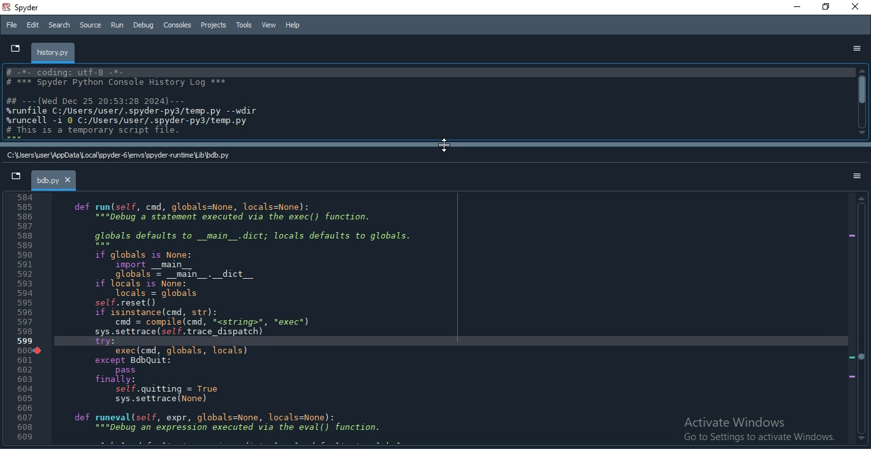 The width and height of the screenshot is (871, 449). Describe the element at coordinates (244, 24) in the screenshot. I see `Tools` at that location.